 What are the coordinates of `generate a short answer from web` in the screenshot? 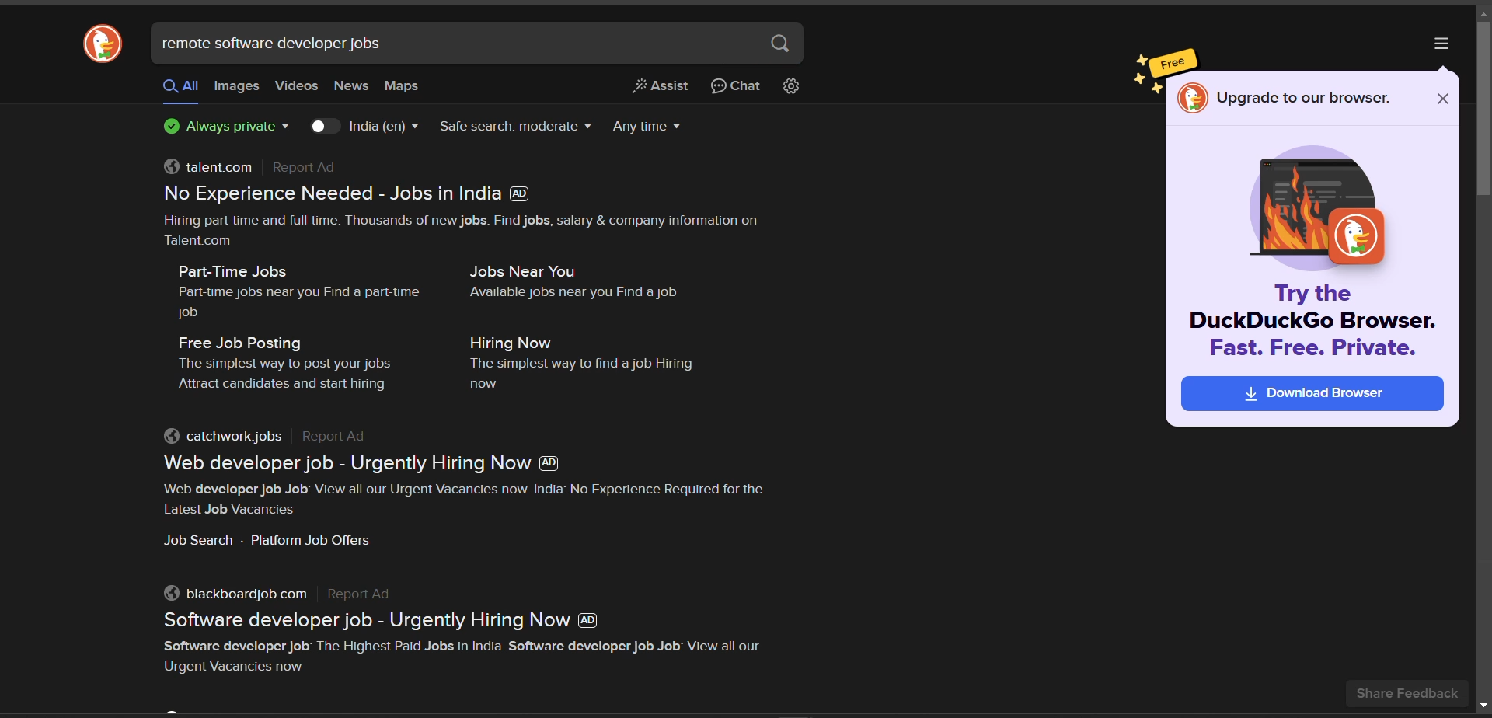 It's located at (661, 85).